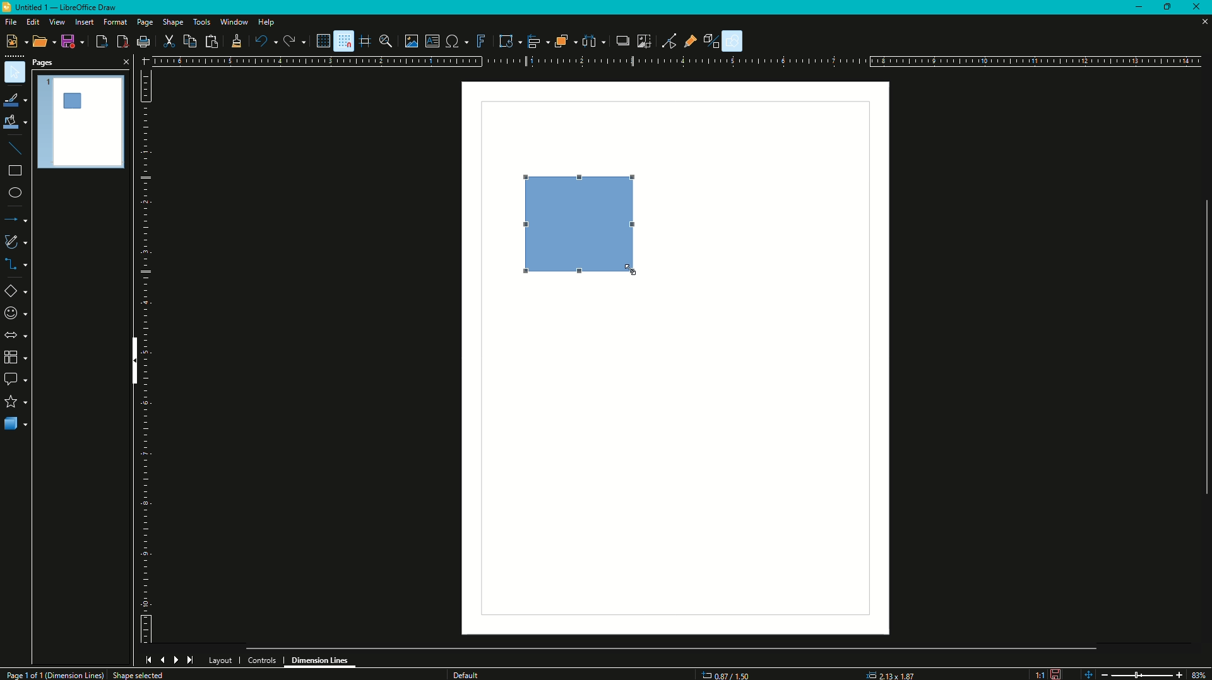  What do you see at coordinates (232, 22) in the screenshot?
I see `Window` at bounding box center [232, 22].